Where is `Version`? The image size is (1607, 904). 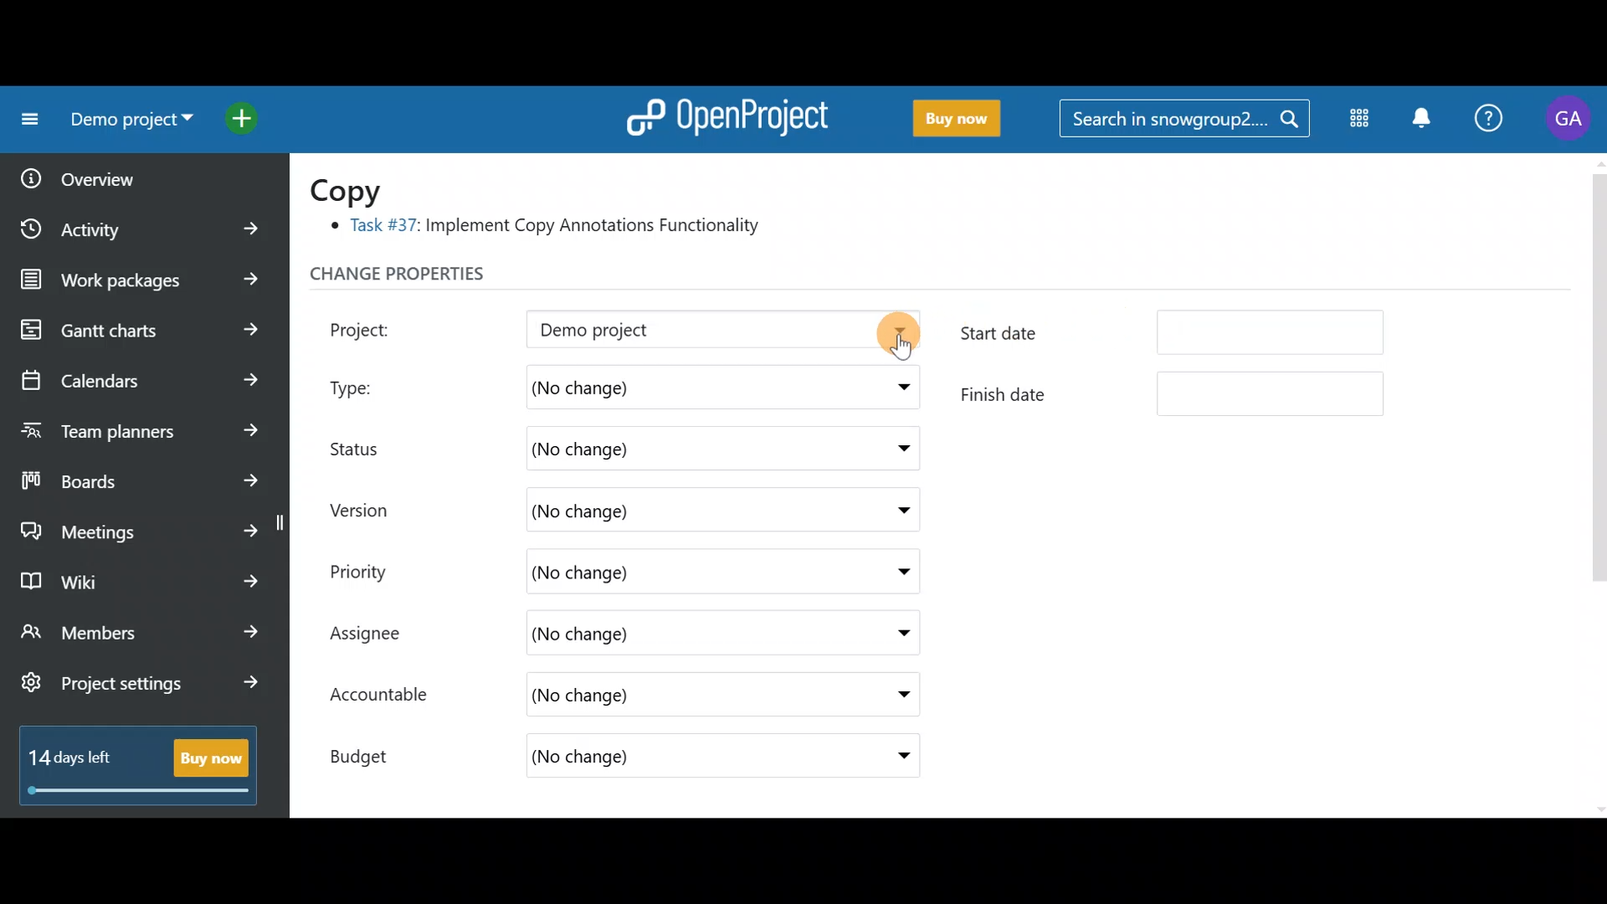 Version is located at coordinates (368, 510).